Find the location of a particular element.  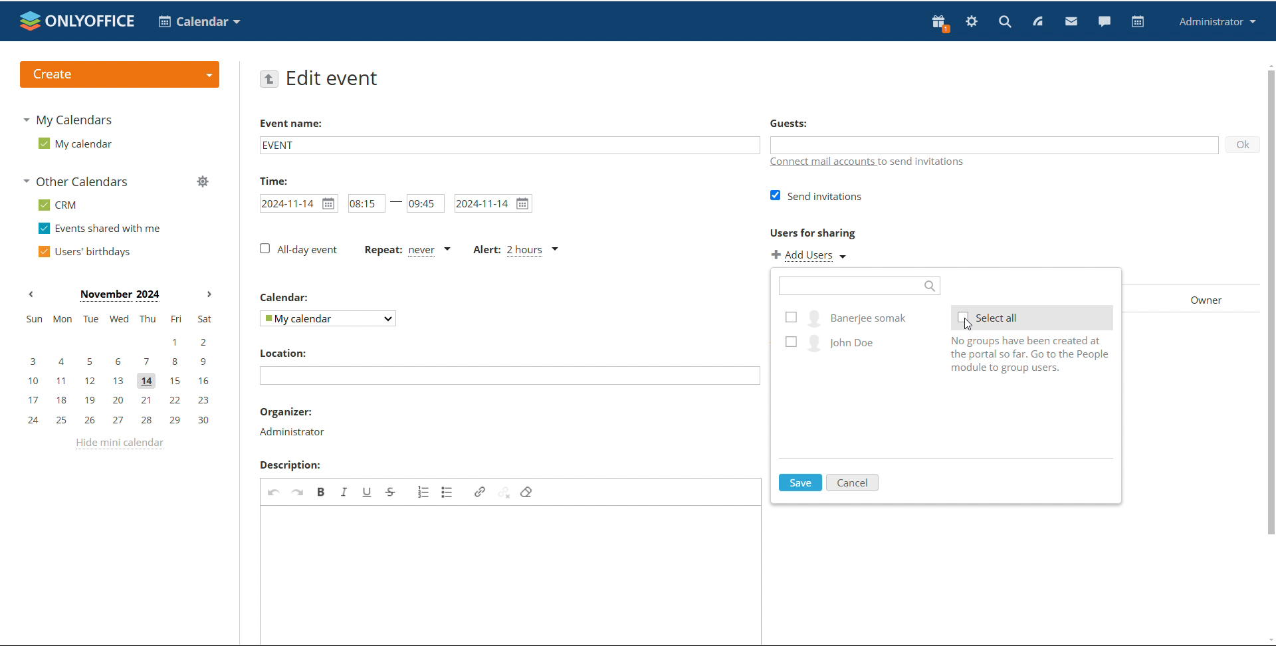

save is located at coordinates (800, 483).